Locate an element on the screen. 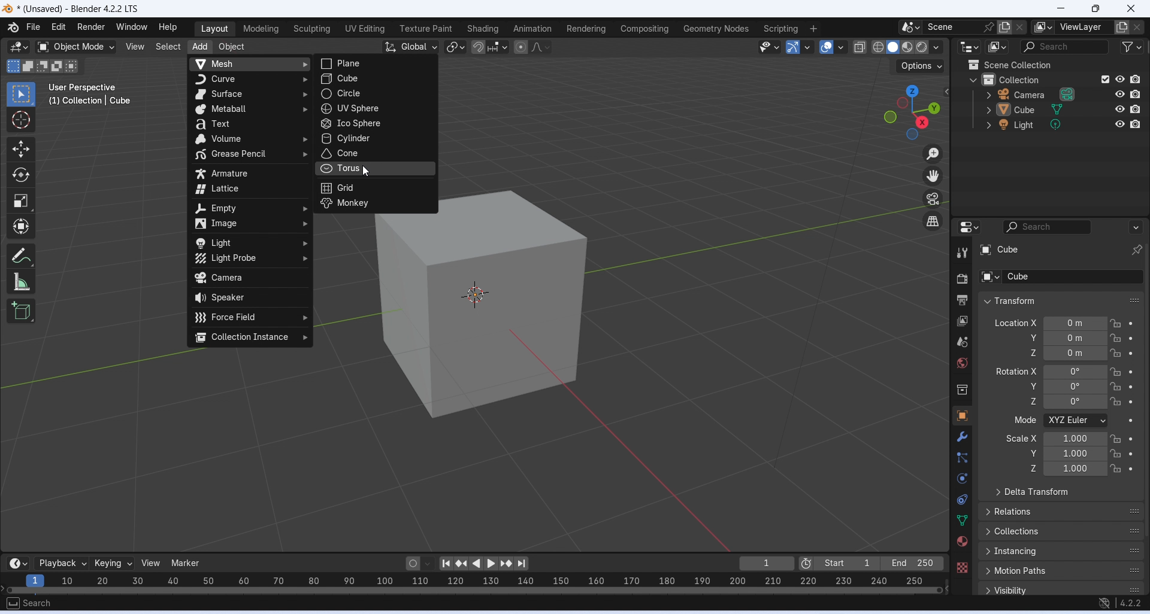 The image size is (1150, 614). Layout is located at coordinates (213, 29).